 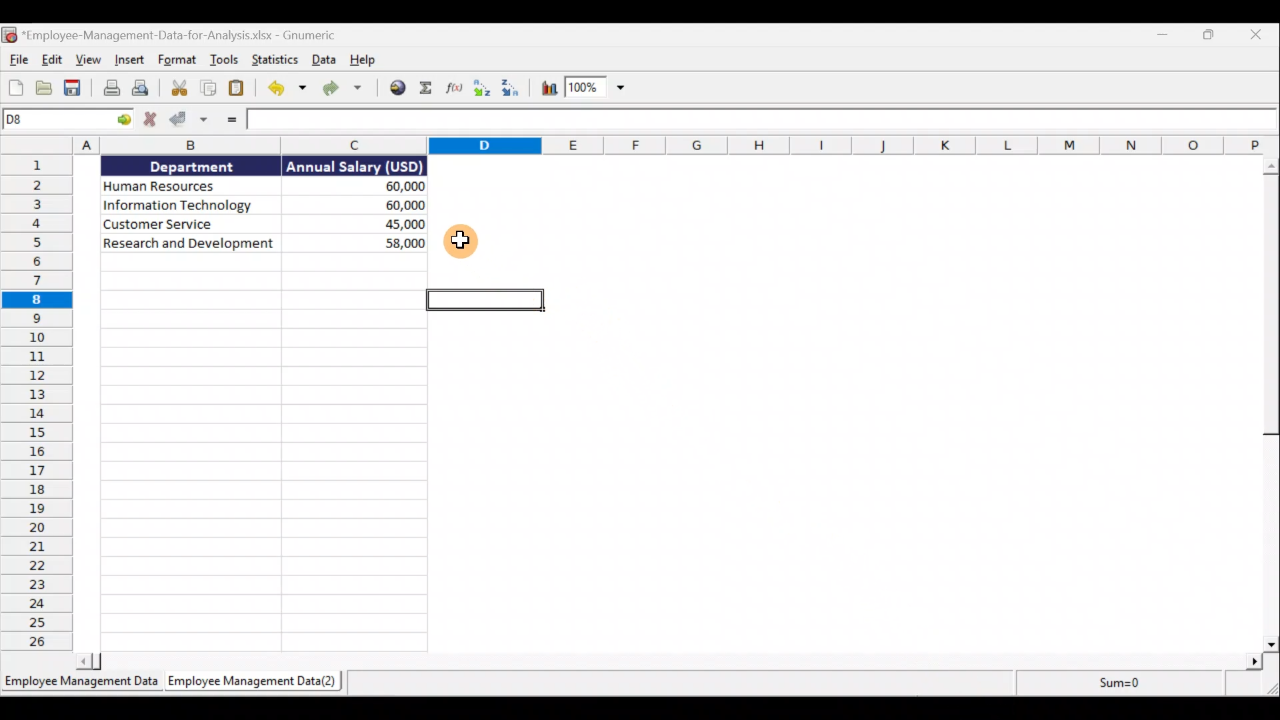 What do you see at coordinates (345, 88) in the screenshot?
I see `Redo the undone action` at bounding box center [345, 88].